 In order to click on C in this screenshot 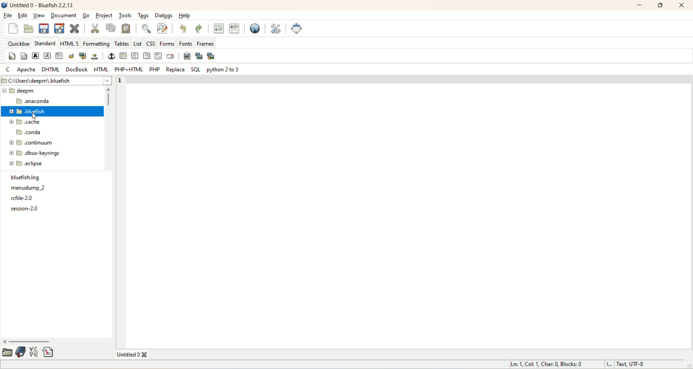, I will do `click(8, 70)`.